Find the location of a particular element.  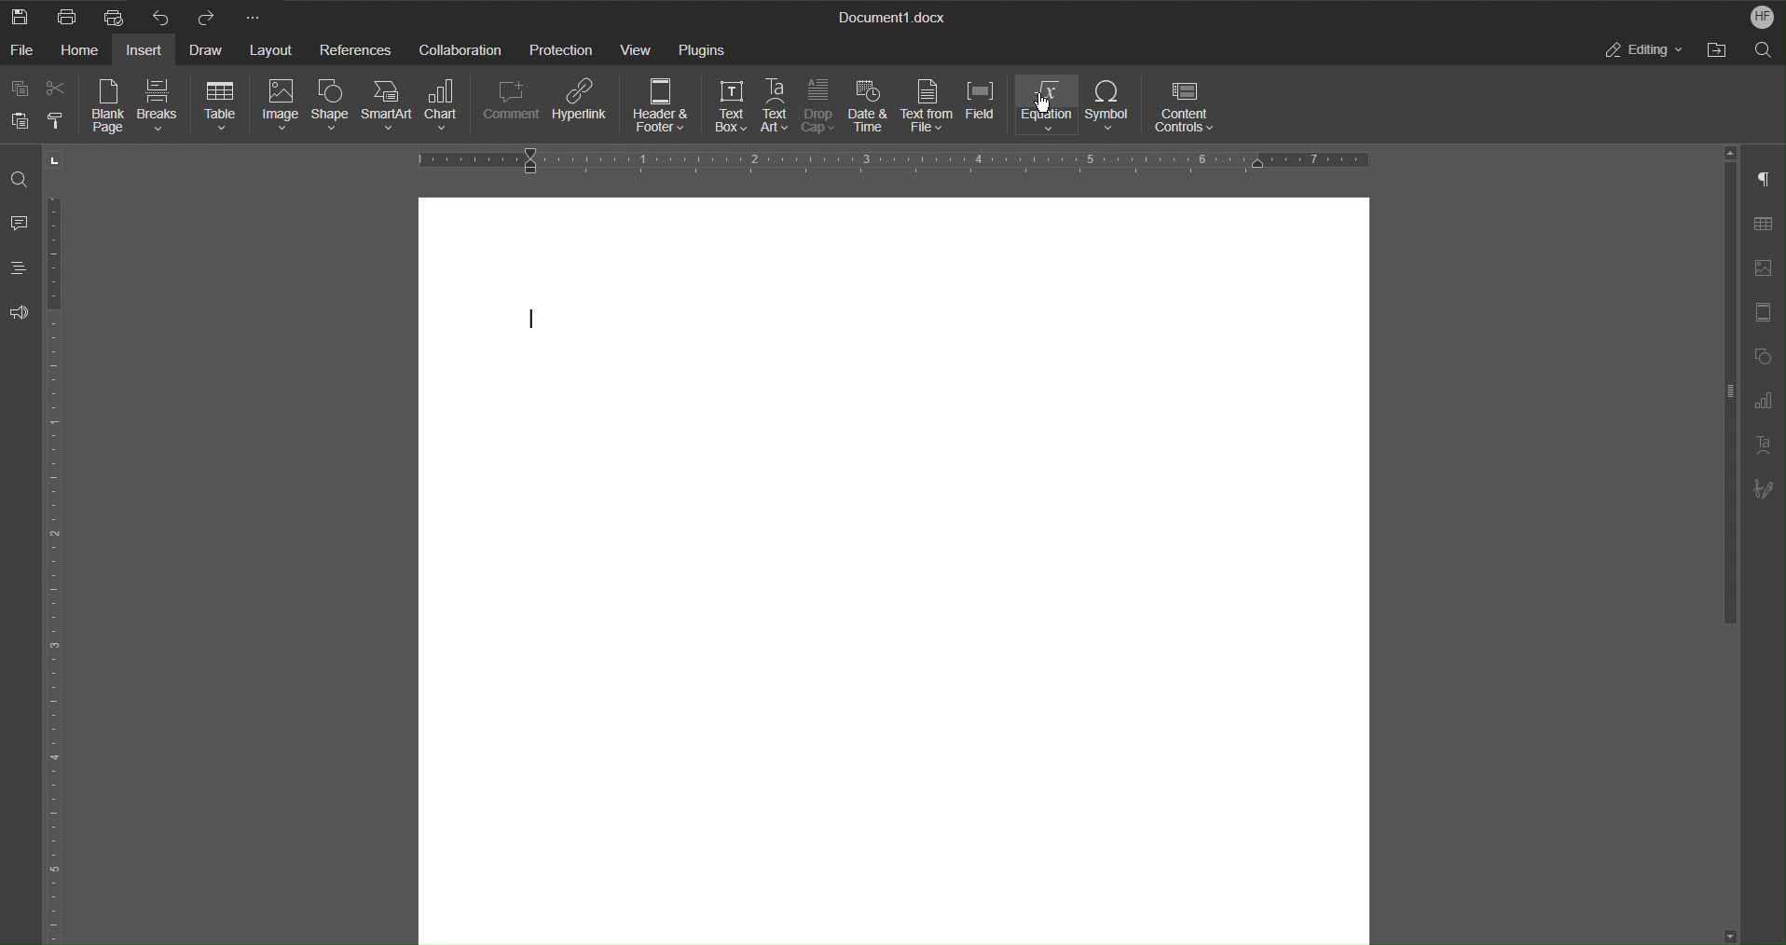

Text from File is located at coordinates (928, 106).